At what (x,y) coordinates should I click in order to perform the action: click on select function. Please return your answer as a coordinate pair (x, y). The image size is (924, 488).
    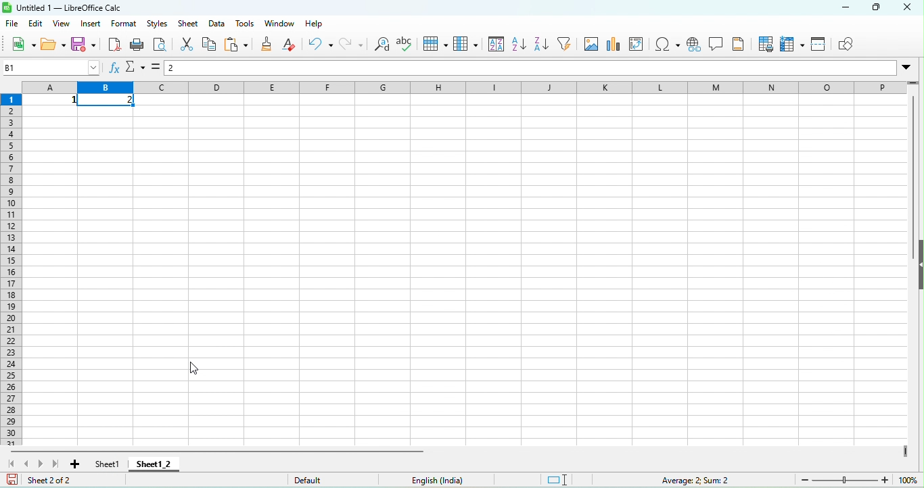
    Looking at the image, I should click on (135, 69).